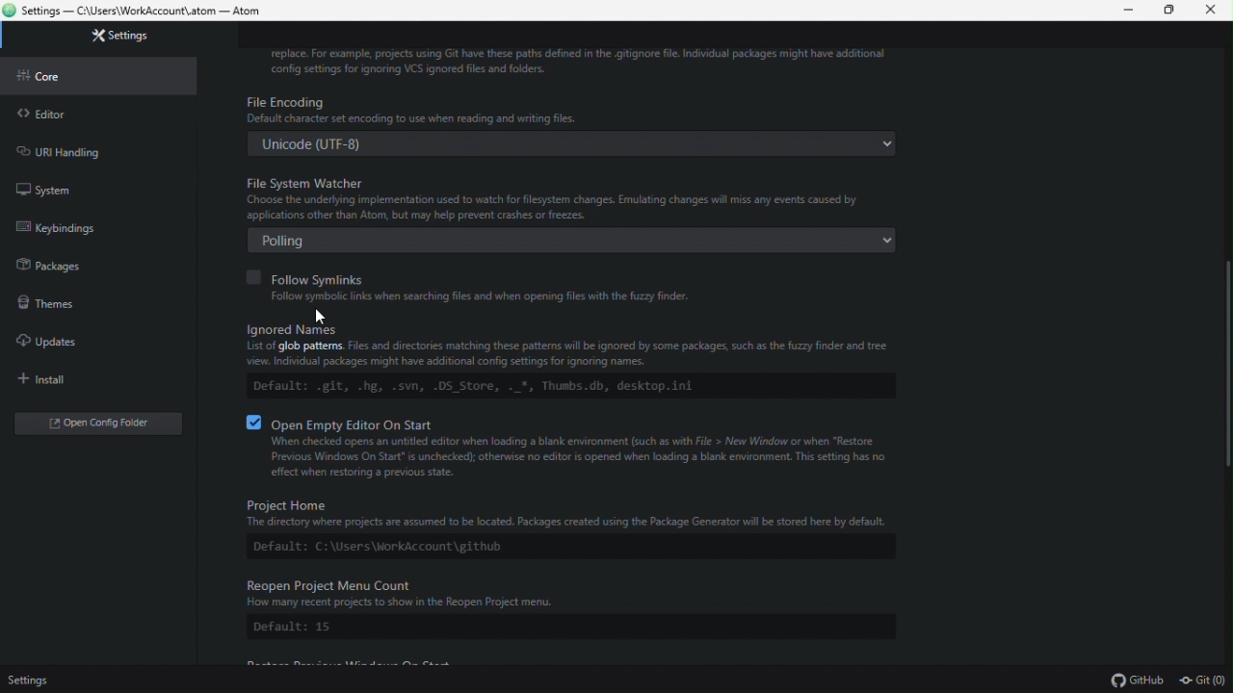 The width and height of the screenshot is (1233, 693). What do you see at coordinates (118, 38) in the screenshot?
I see `settings` at bounding box center [118, 38].